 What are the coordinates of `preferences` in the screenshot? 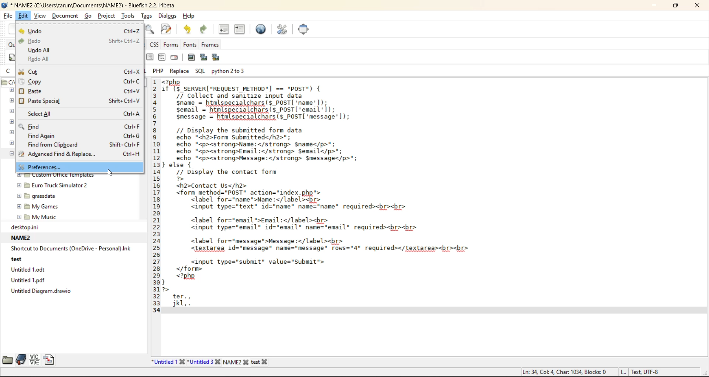 It's located at (79, 166).